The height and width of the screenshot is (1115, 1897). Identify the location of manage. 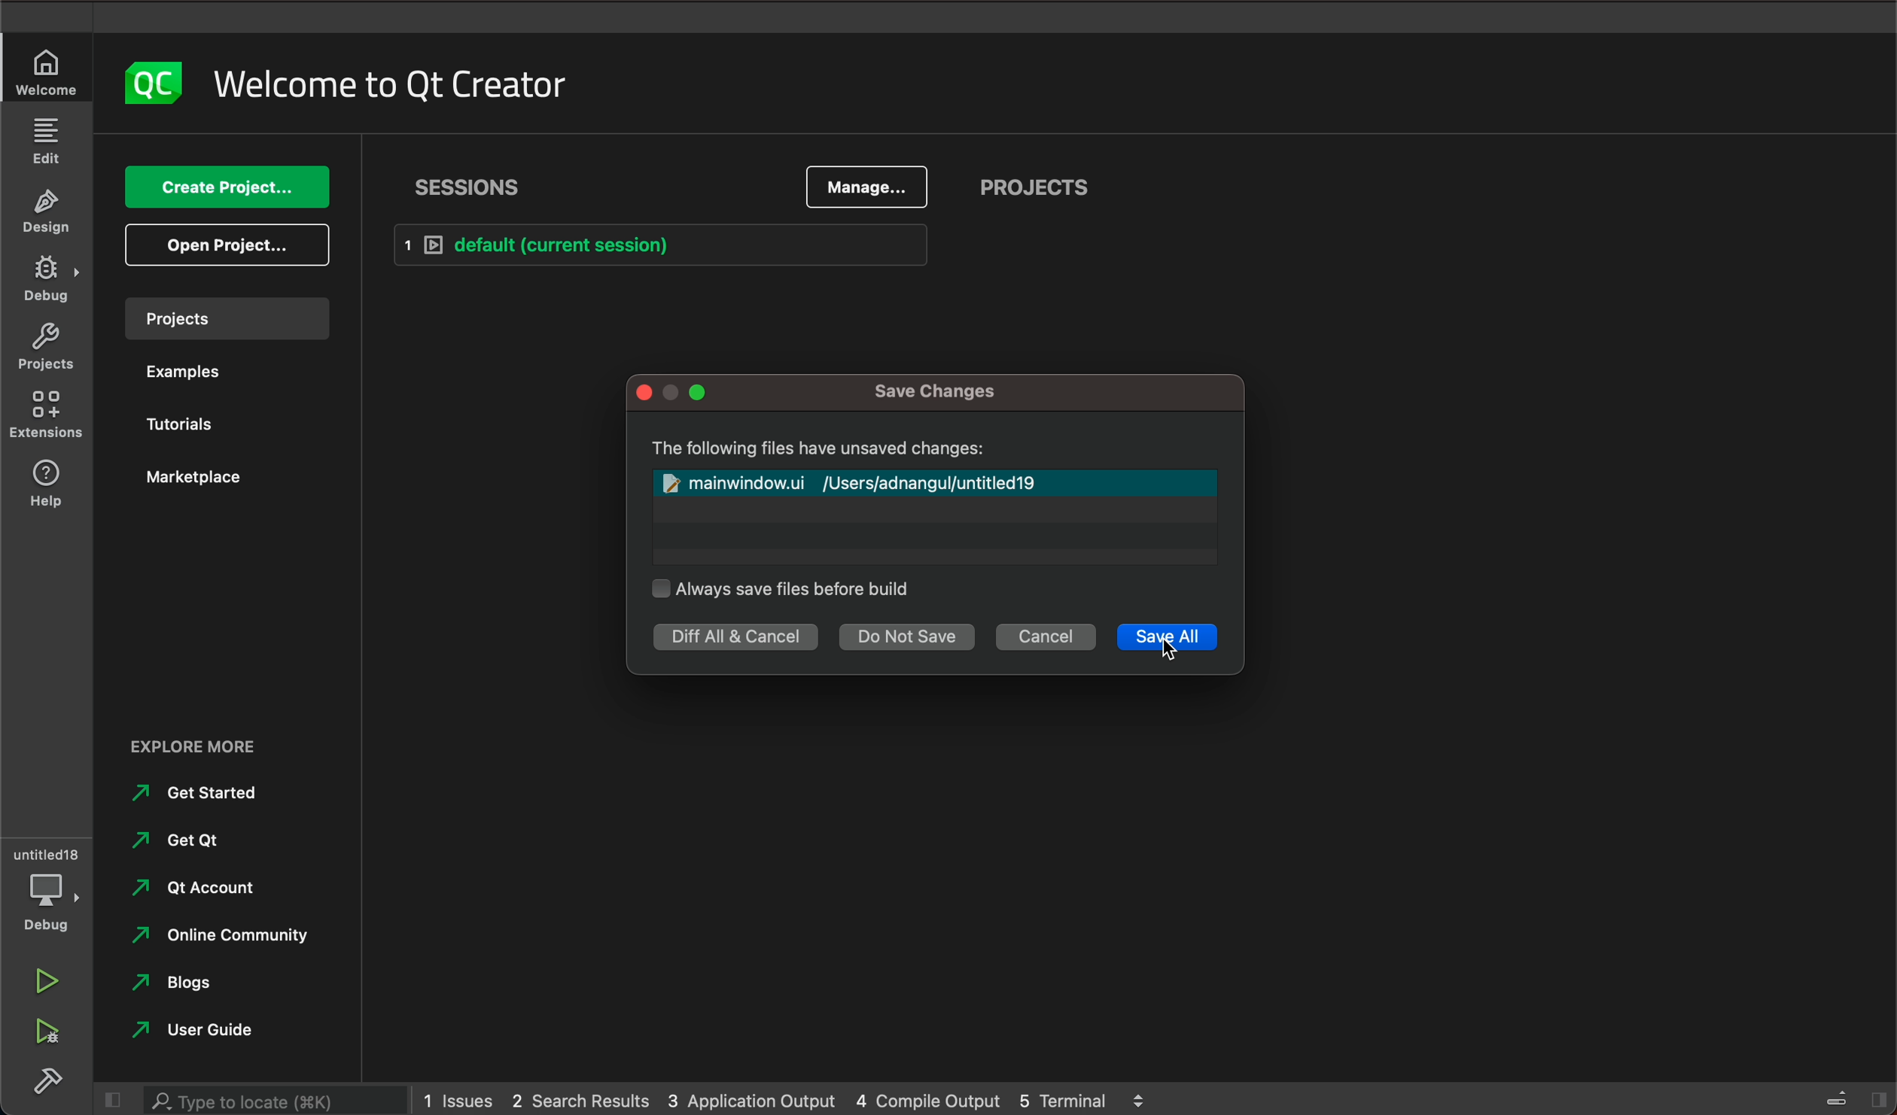
(851, 181).